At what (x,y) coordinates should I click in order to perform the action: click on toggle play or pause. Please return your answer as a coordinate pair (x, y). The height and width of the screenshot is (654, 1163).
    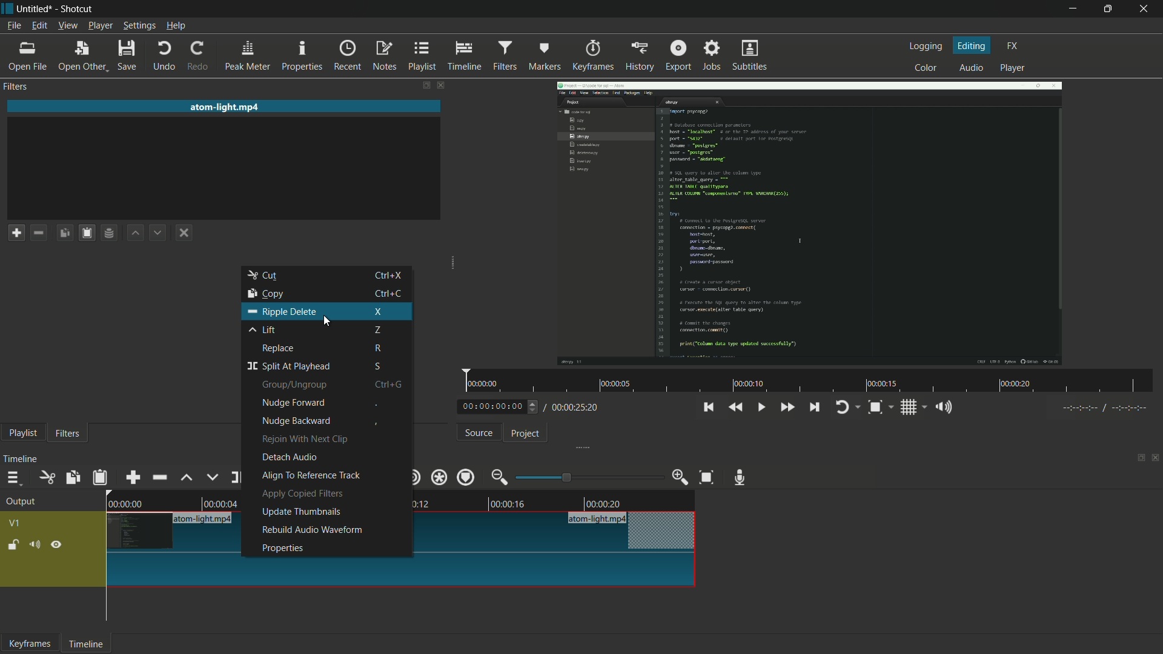
    Looking at the image, I should click on (761, 407).